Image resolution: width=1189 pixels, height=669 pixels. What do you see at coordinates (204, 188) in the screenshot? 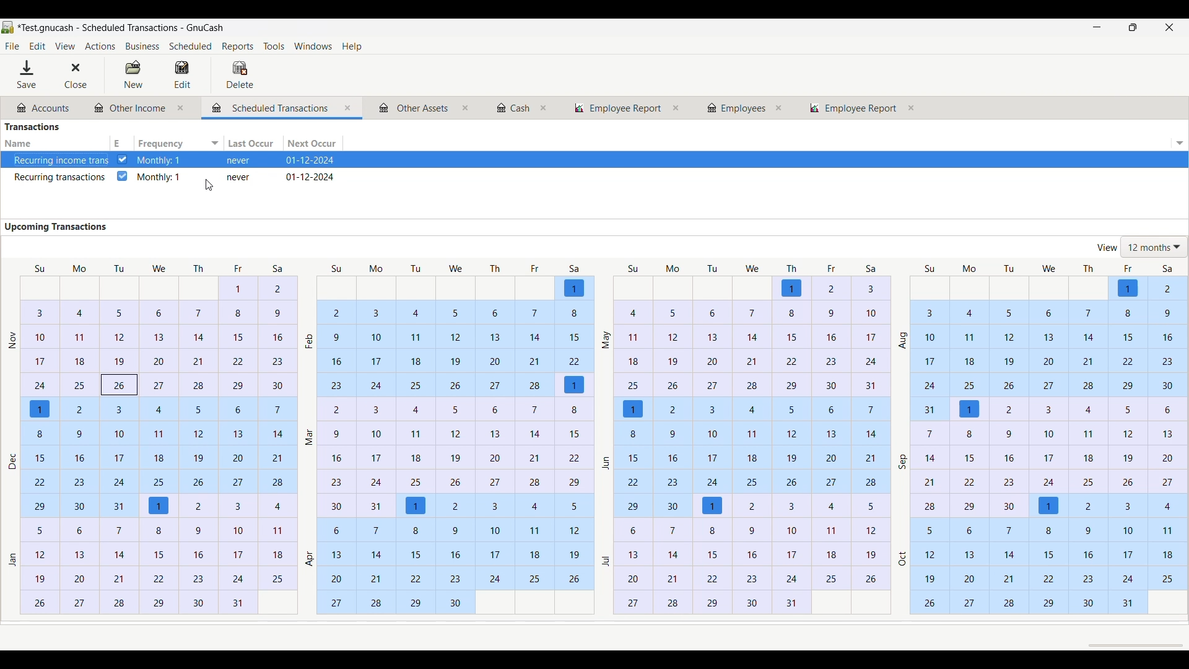
I see `cursor` at bounding box center [204, 188].